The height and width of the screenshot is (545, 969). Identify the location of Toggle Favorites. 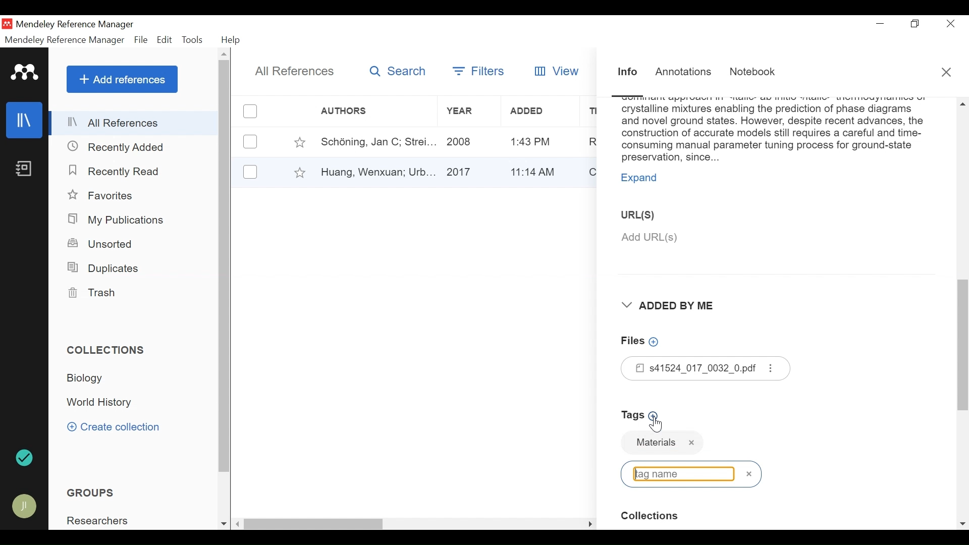
(299, 172).